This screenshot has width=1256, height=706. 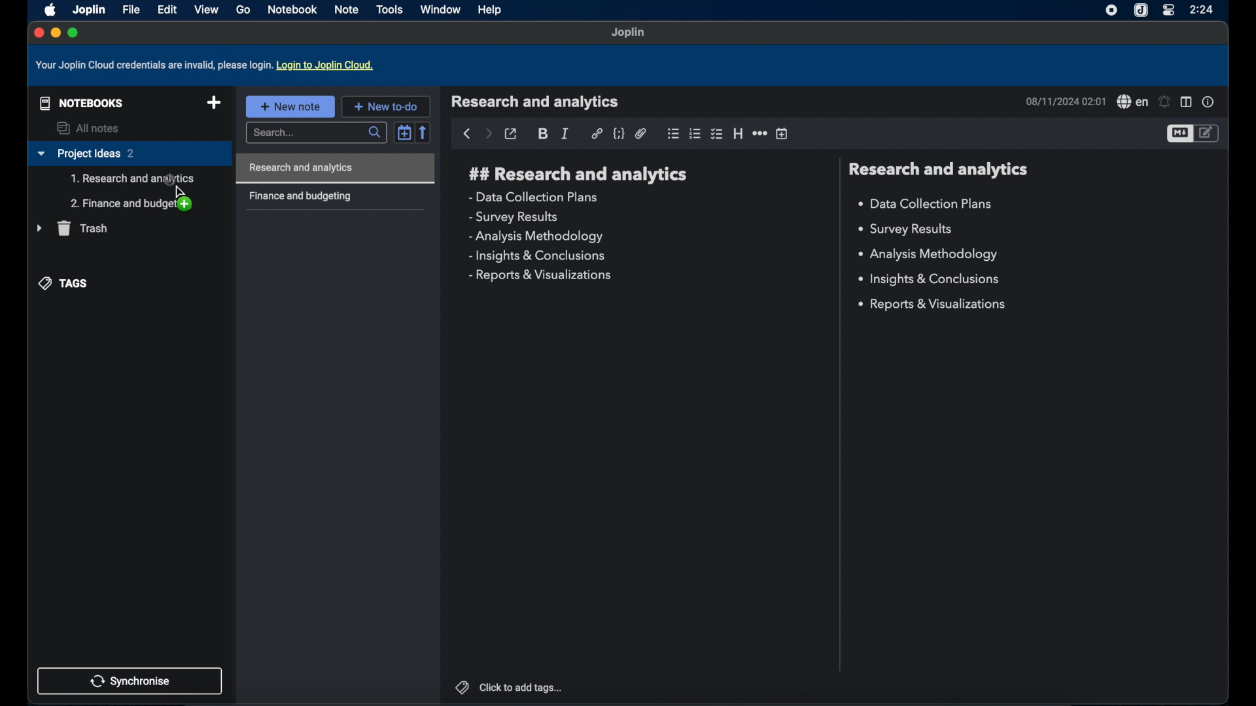 What do you see at coordinates (597, 133) in the screenshot?
I see `hyperlink` at bounding box center [597, 133].